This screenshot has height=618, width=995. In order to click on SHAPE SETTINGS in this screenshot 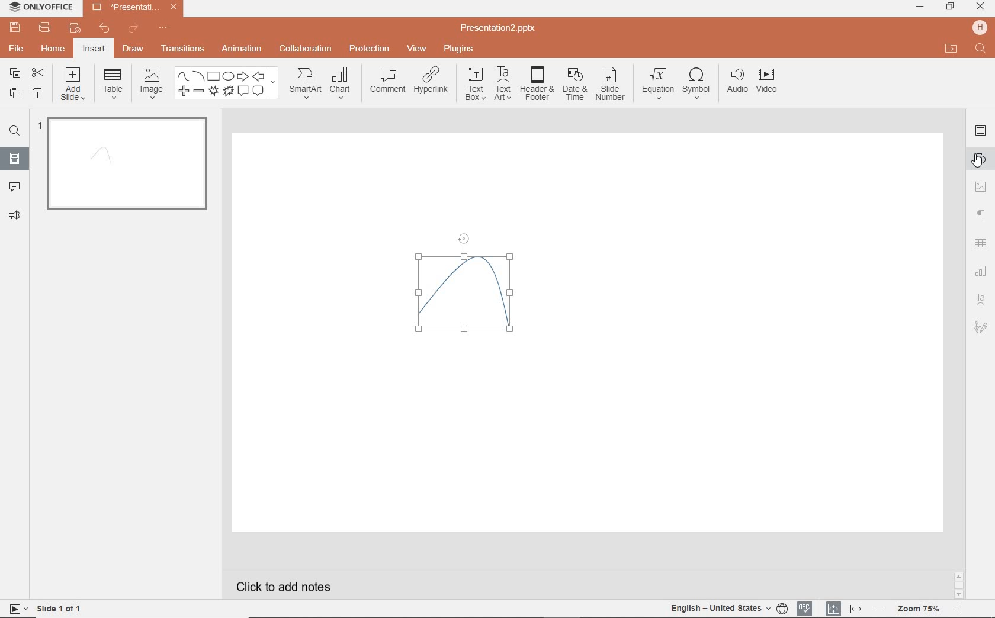, I will do `click(981, 159)`.